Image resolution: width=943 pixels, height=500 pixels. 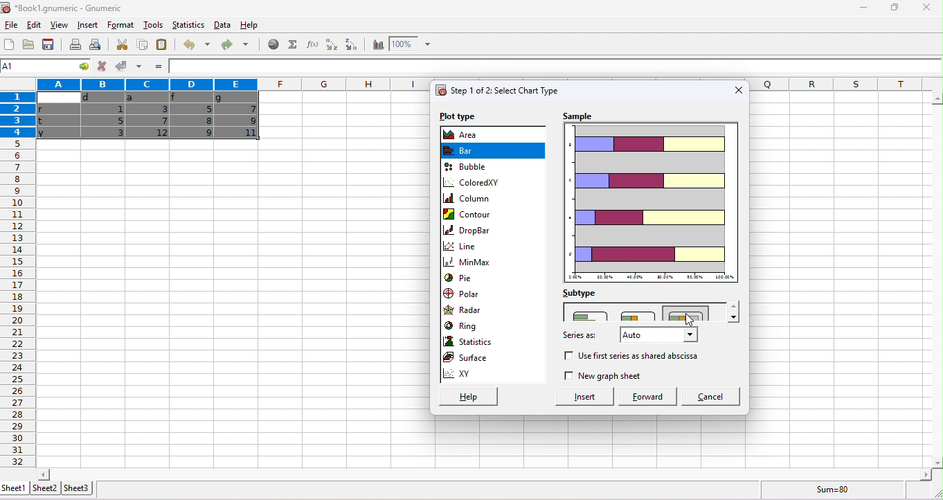 What do you see at coordinates (17, 116) in the screenshot?
I see `rows` at bounding box center [17, 116].